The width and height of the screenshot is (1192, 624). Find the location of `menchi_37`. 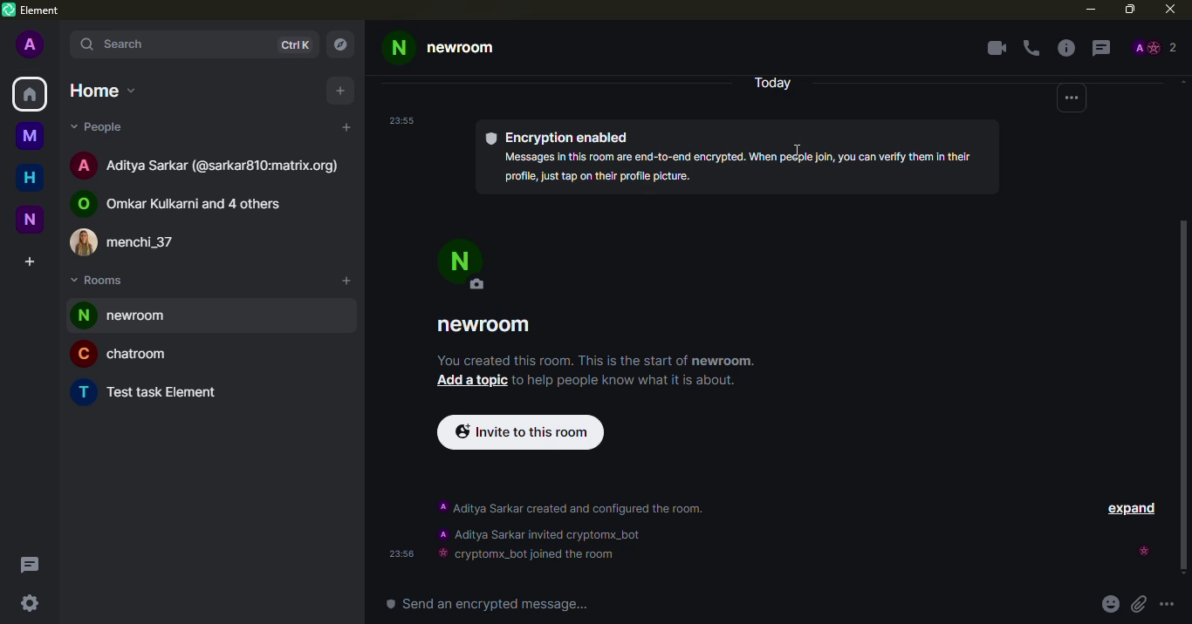

menchi_37 is located at coordinates (122, 244).